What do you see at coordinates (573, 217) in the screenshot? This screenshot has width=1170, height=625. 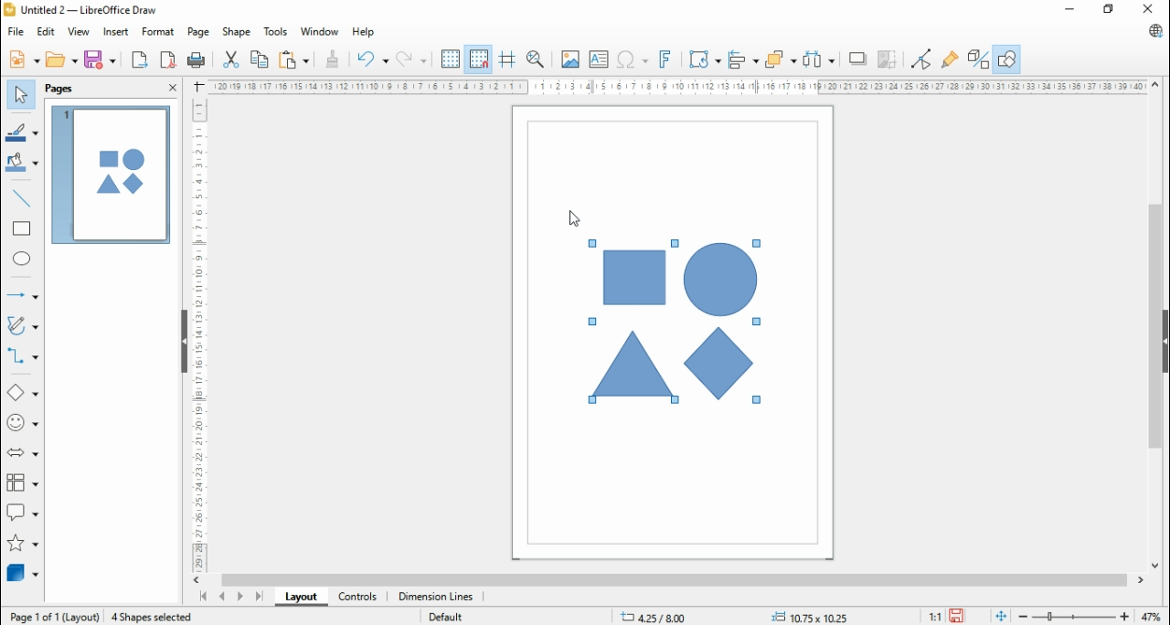 I see `mouse pointer` at bounding box center [573, 217].